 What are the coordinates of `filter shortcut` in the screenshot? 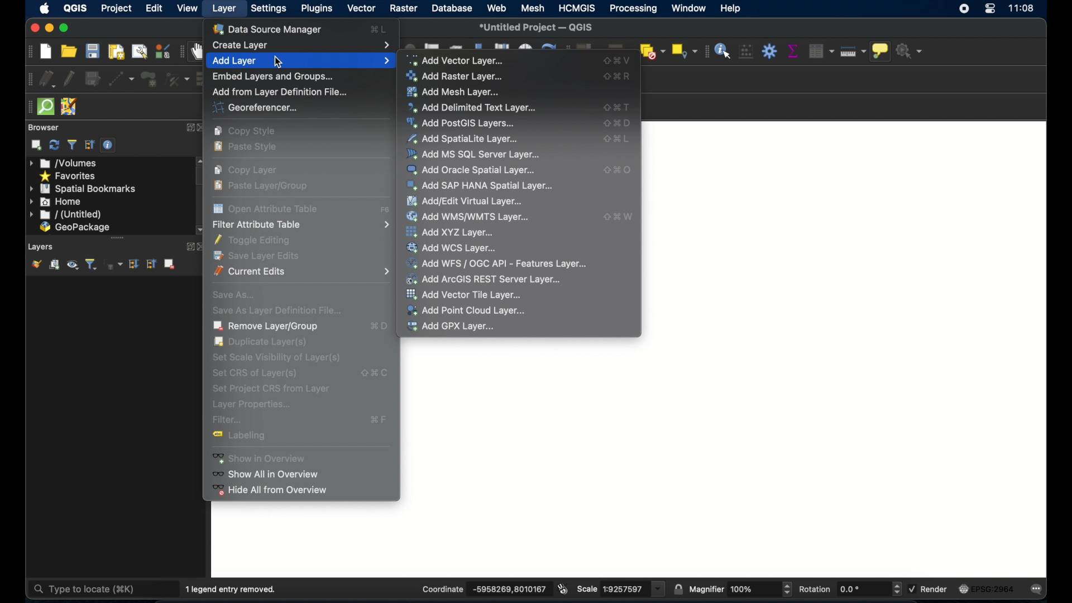 It's located at (380, 419).